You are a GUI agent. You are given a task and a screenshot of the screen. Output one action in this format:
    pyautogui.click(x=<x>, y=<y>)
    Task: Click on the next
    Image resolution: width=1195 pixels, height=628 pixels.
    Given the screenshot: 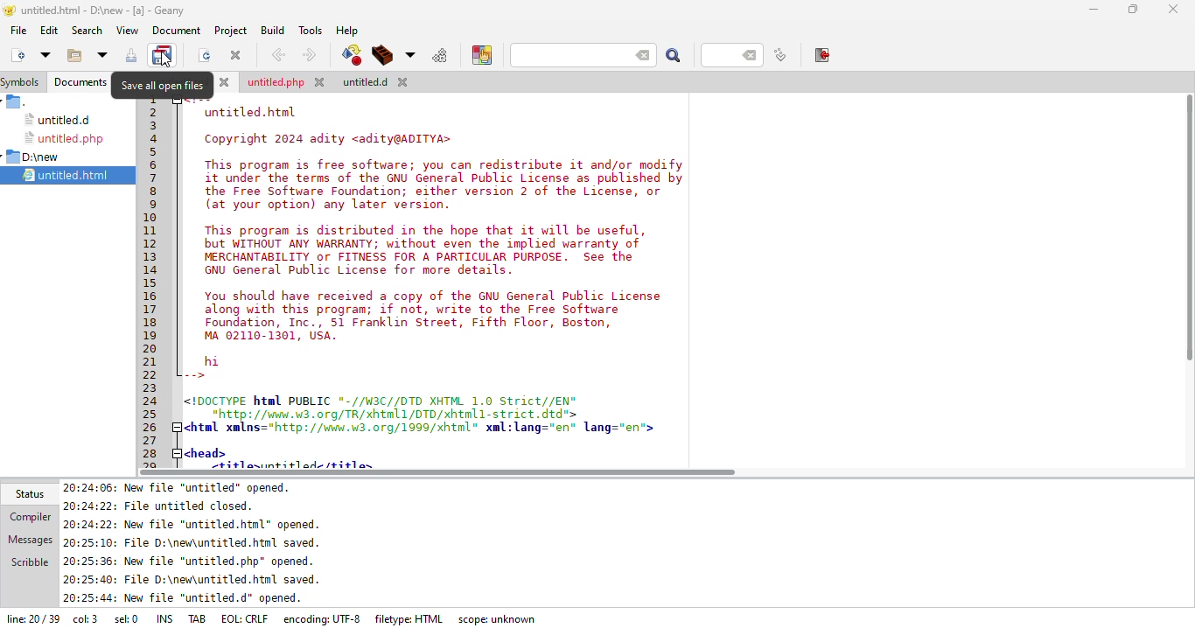 What is the action you would take?
    pyautogui.click(x=311, y=54)
    